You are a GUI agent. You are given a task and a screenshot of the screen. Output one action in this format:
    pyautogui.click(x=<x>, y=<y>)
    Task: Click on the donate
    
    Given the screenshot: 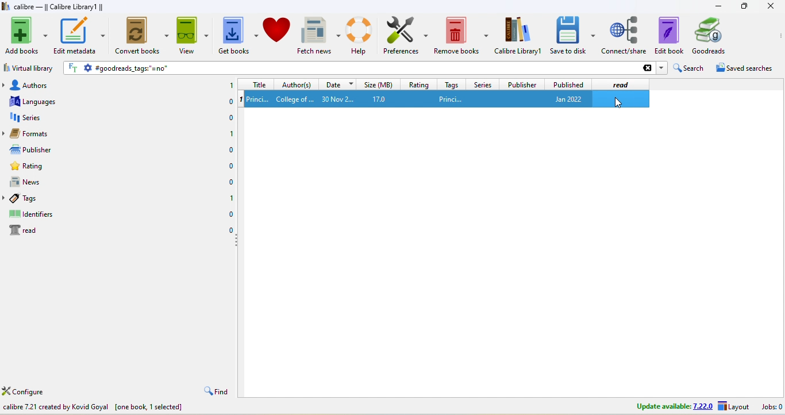 What is the action you would take?
    pyautogui.click(x=278, y=34)
    